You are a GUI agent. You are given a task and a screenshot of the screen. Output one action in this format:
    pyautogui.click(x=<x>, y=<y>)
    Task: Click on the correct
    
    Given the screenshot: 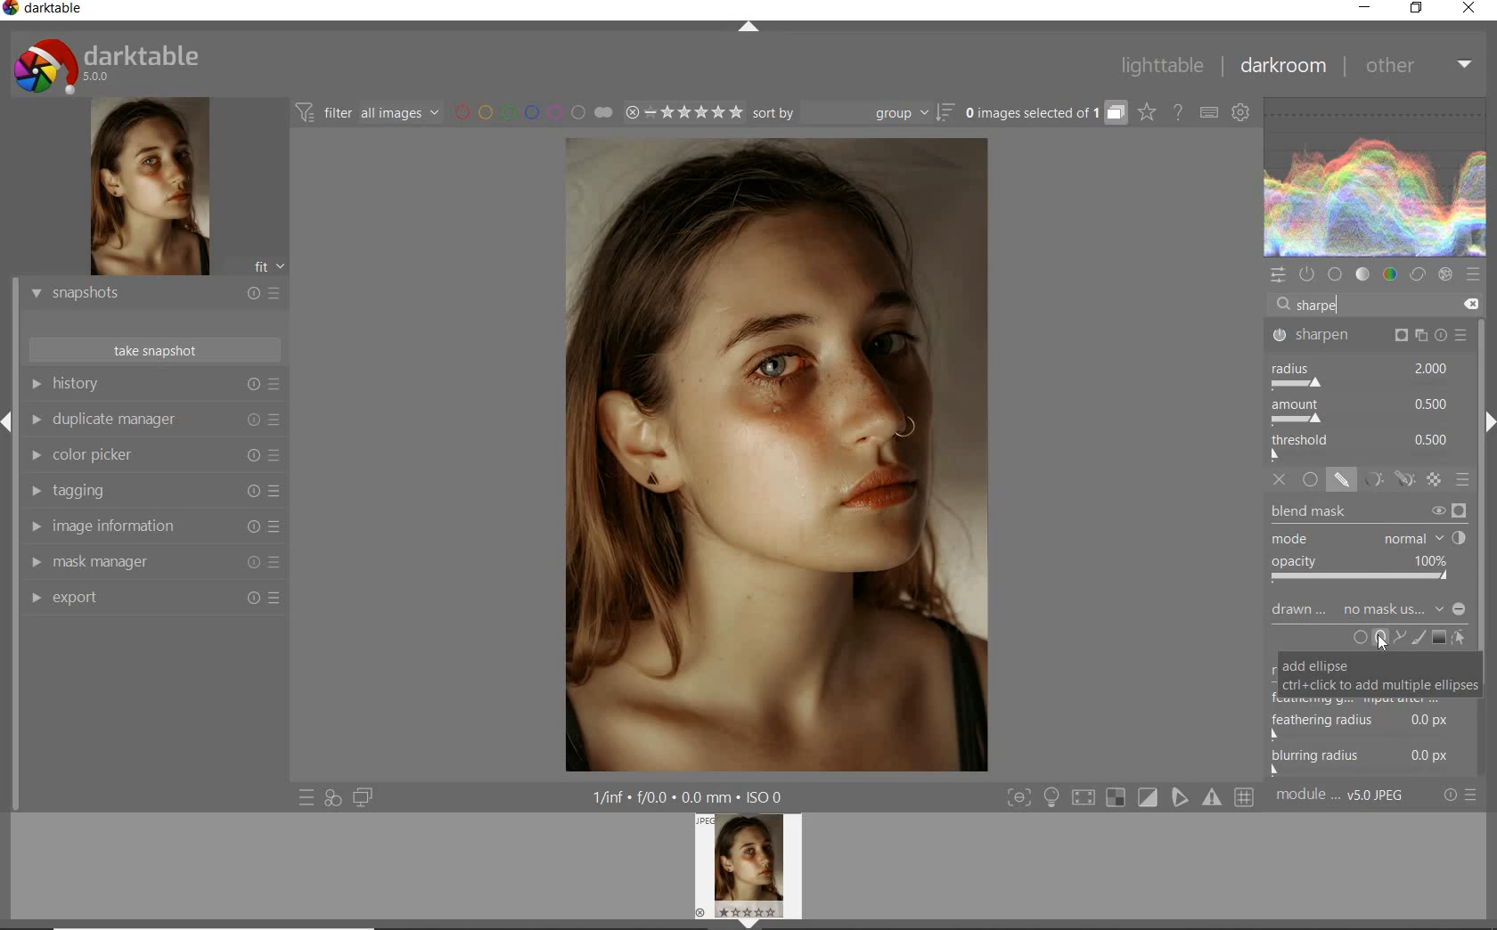 What is the action you would take?
    pyautogui.click(x=1417, y=276)
    